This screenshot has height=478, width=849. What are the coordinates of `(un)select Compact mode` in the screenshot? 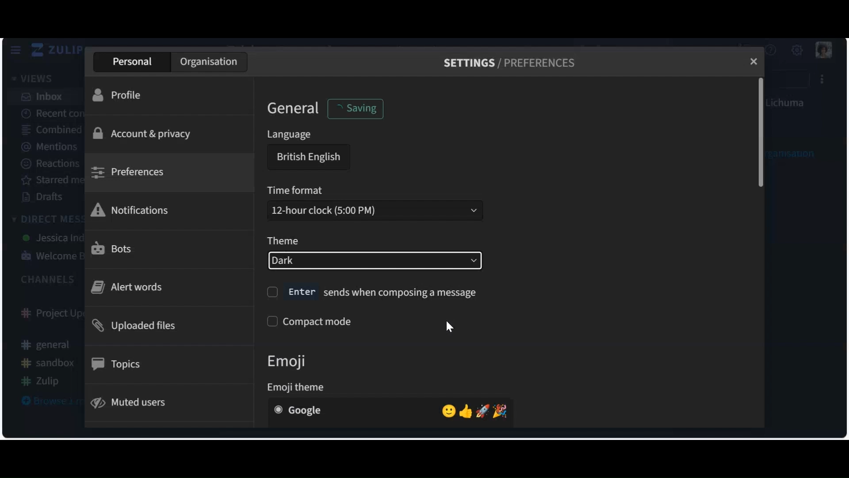 It's located at (315, 322).